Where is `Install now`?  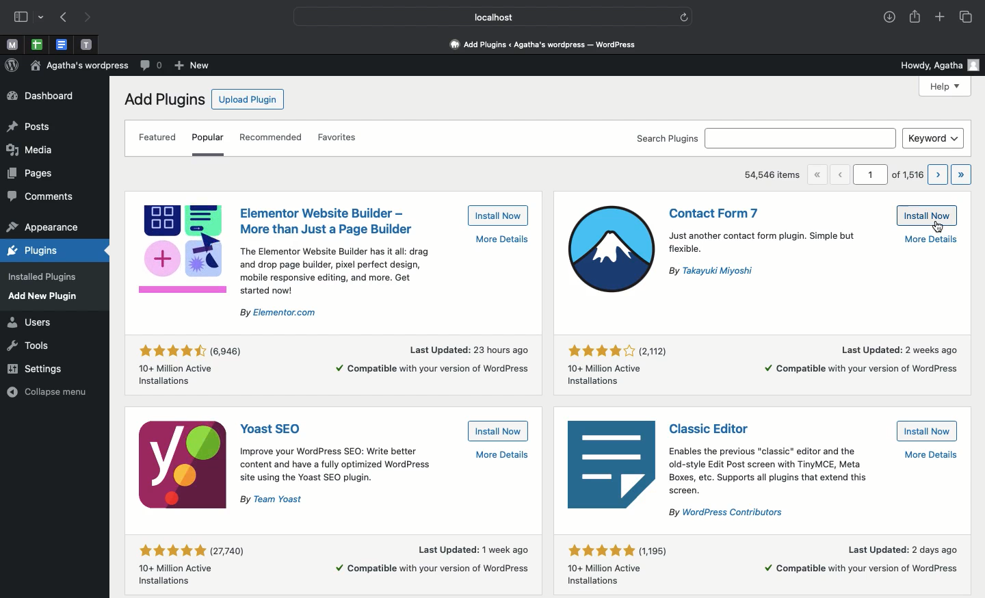 Install now is located at coordinates (499, 215).